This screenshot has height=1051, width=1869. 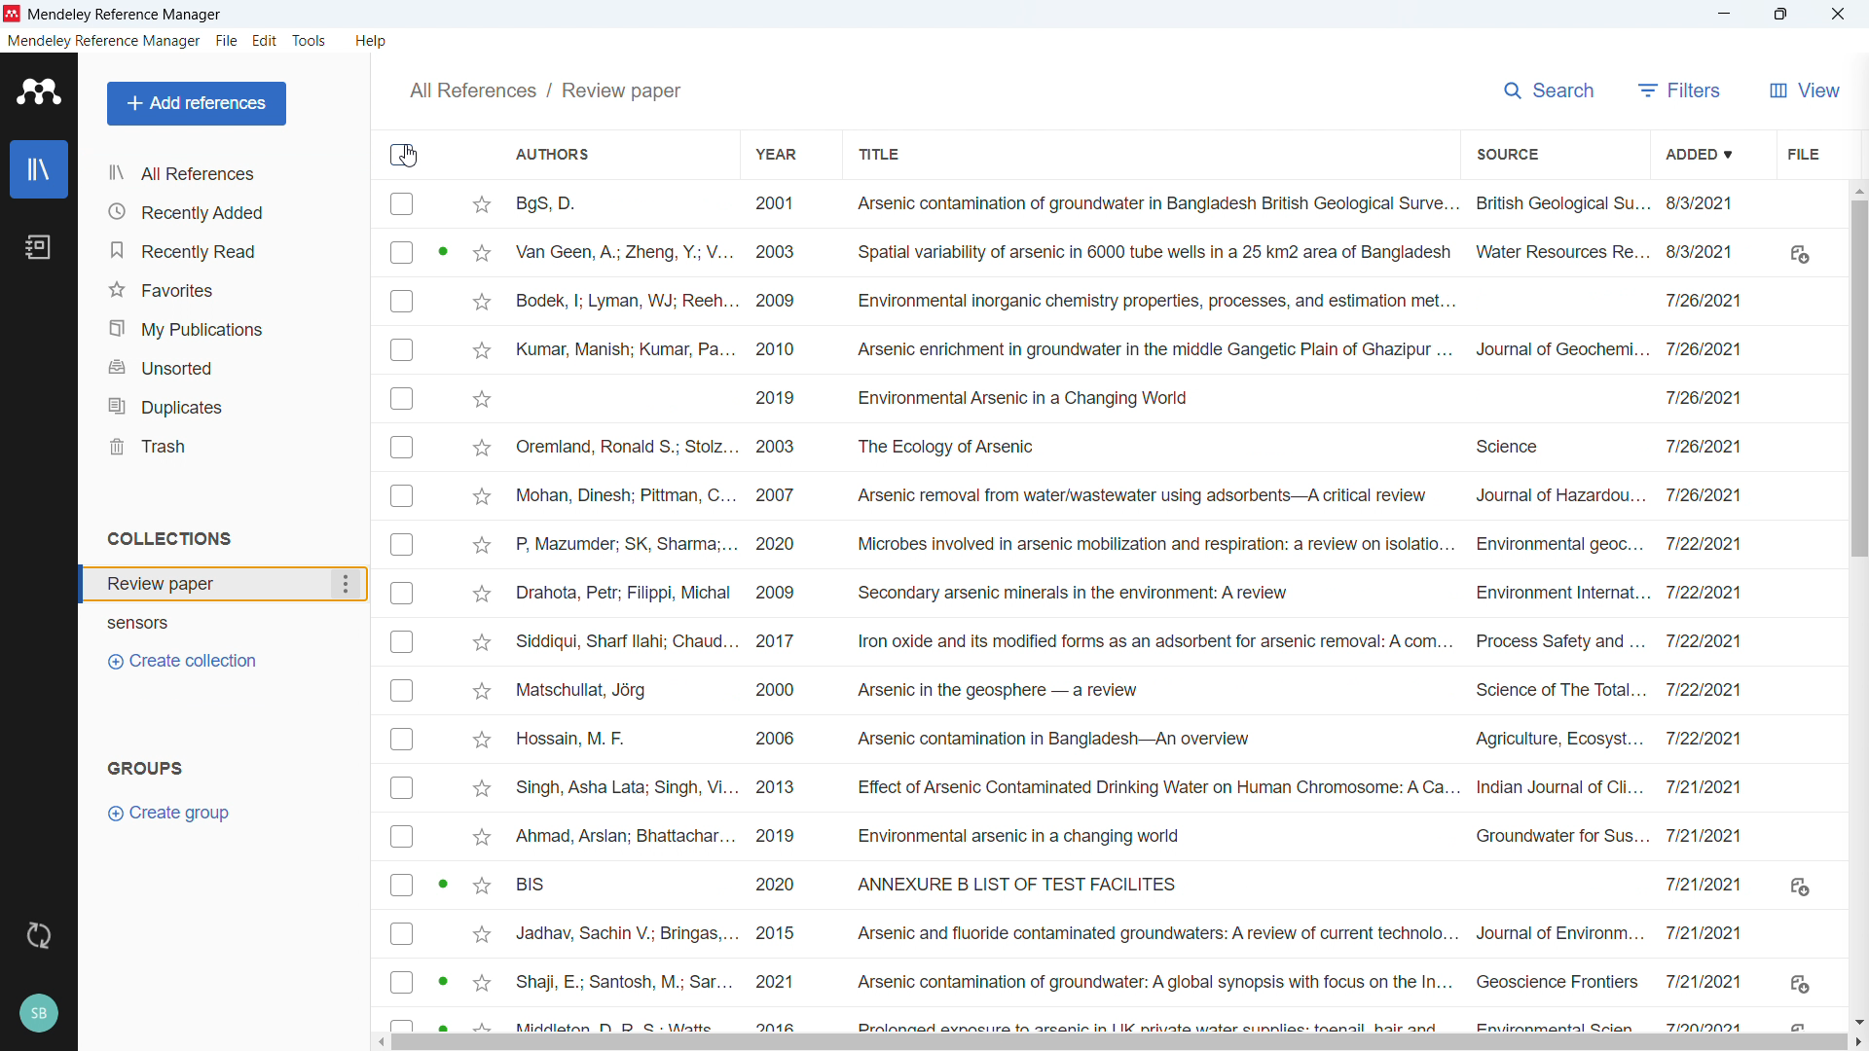 I want to click on Title, so click(x=878, y=152).